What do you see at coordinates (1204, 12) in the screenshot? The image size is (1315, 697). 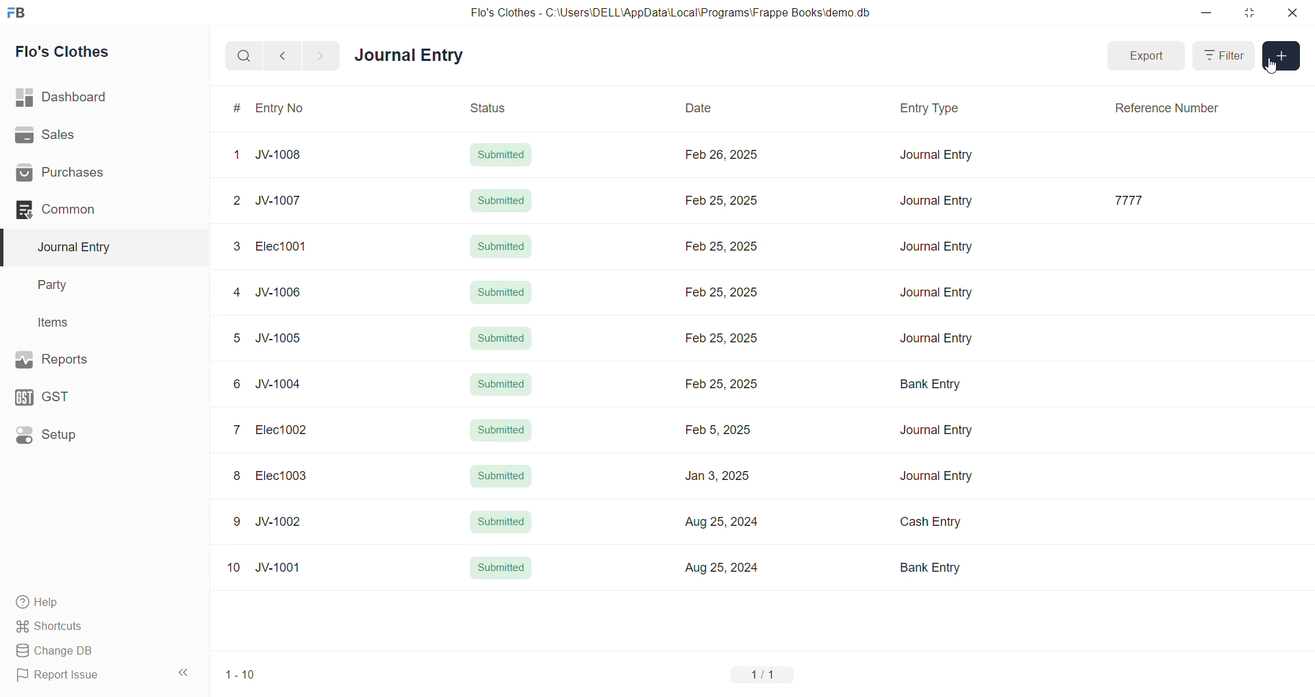 I see `minimize` at bounding box center [1204, 12].